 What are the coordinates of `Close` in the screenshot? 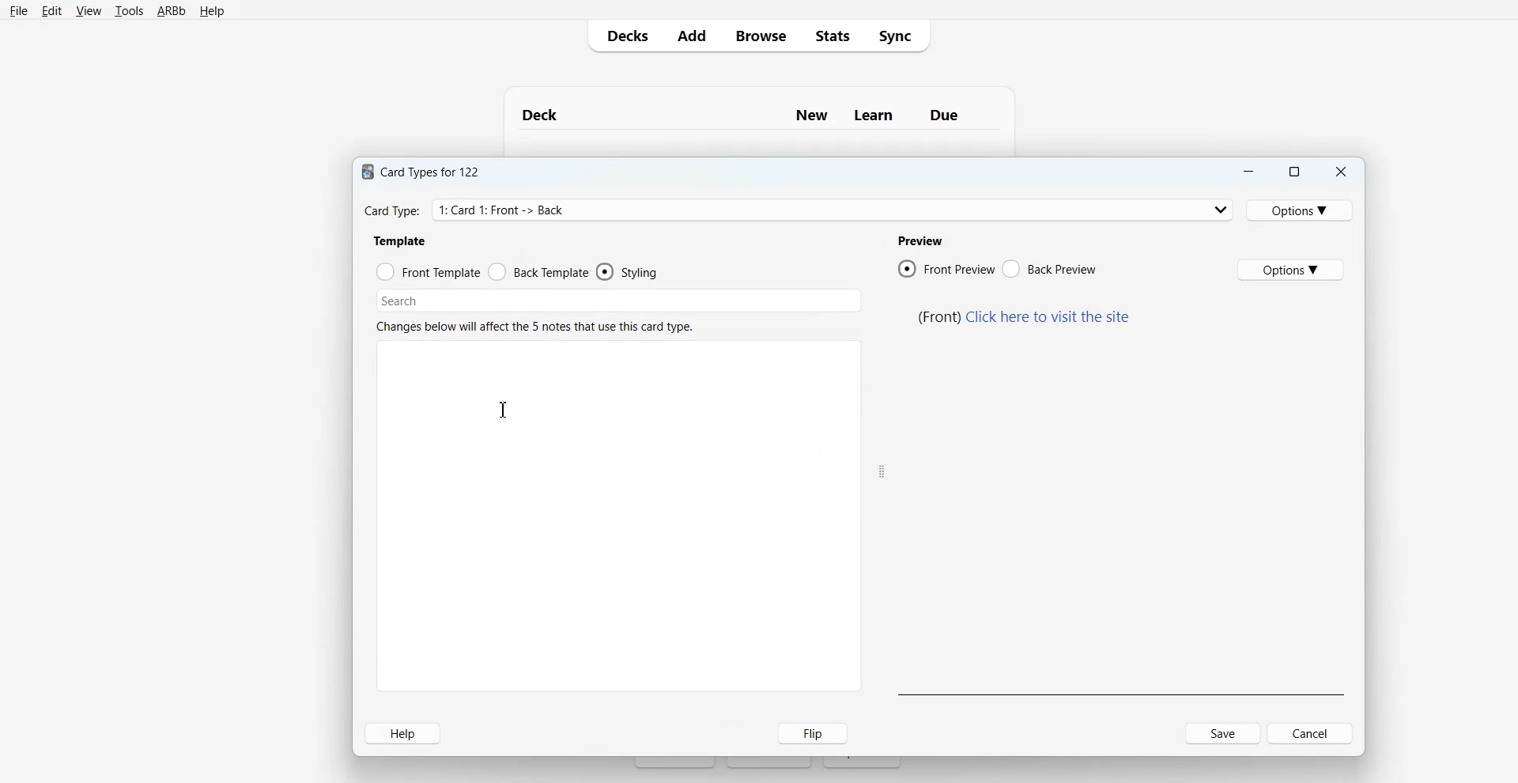 It's located at (1341, 170).